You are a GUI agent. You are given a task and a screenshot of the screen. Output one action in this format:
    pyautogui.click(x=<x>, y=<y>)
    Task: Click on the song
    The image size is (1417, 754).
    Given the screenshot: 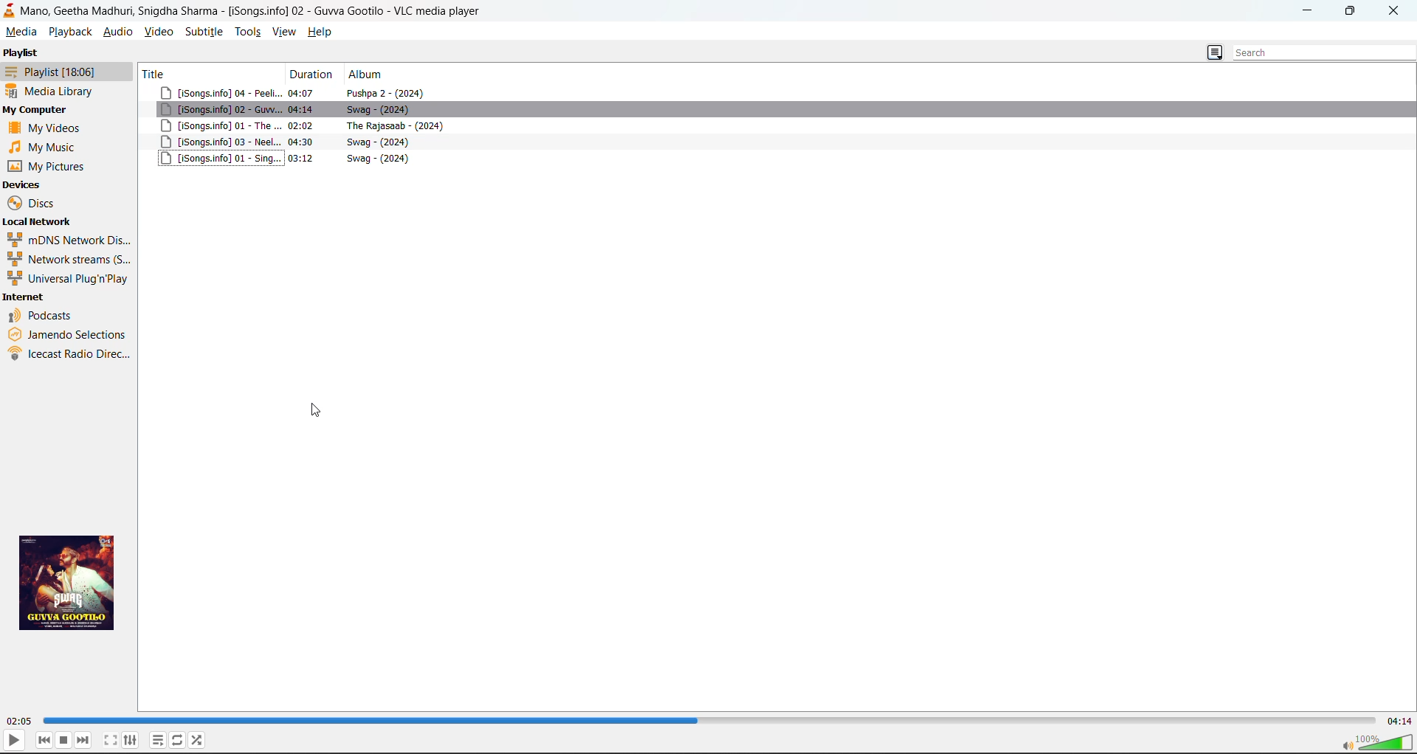 What is the action you would take?
    pyautogui.click(x=778, y=159)
    